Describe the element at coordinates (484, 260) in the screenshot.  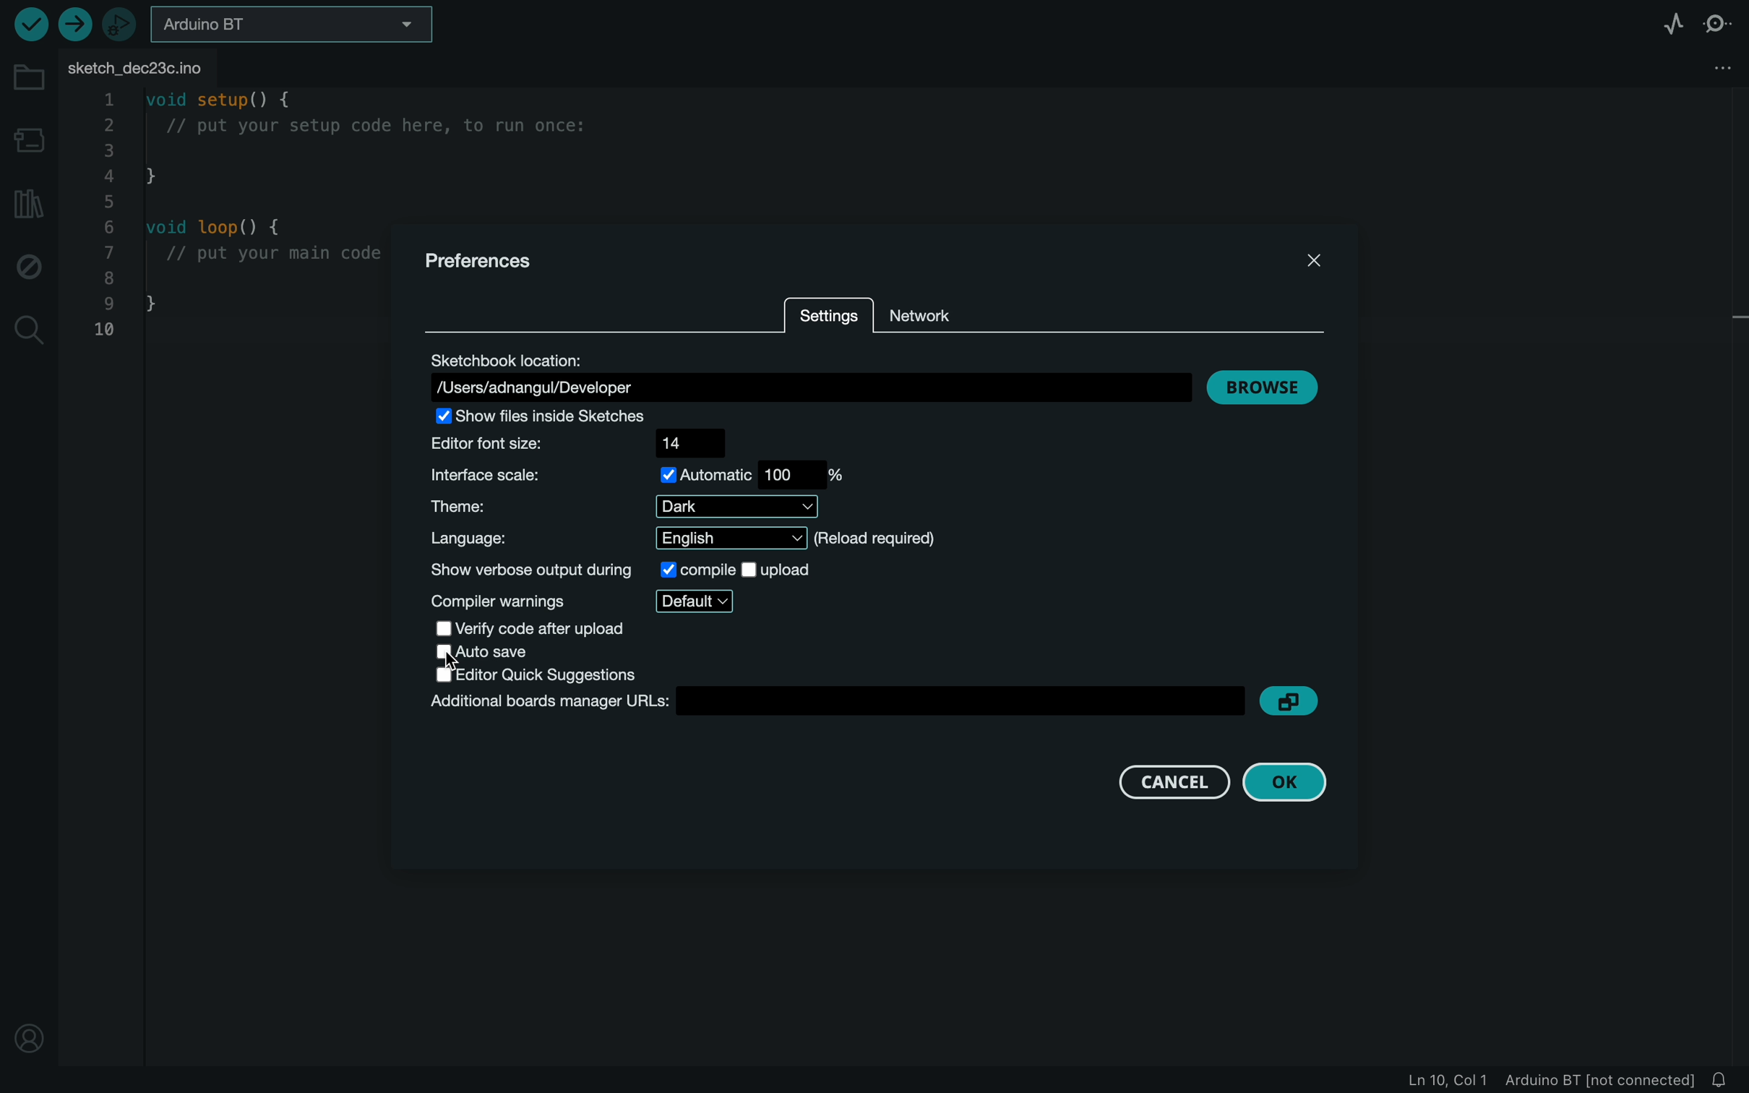
I see `preferences` at that location.